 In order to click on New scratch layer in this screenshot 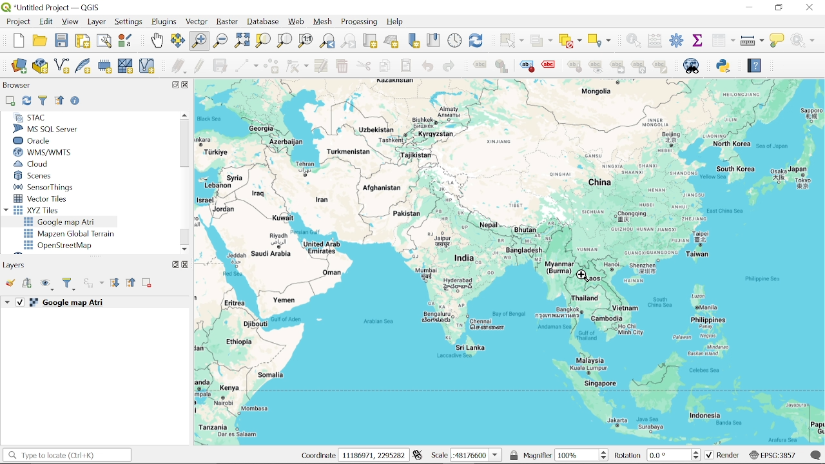, I will do `click(125, 67)`.